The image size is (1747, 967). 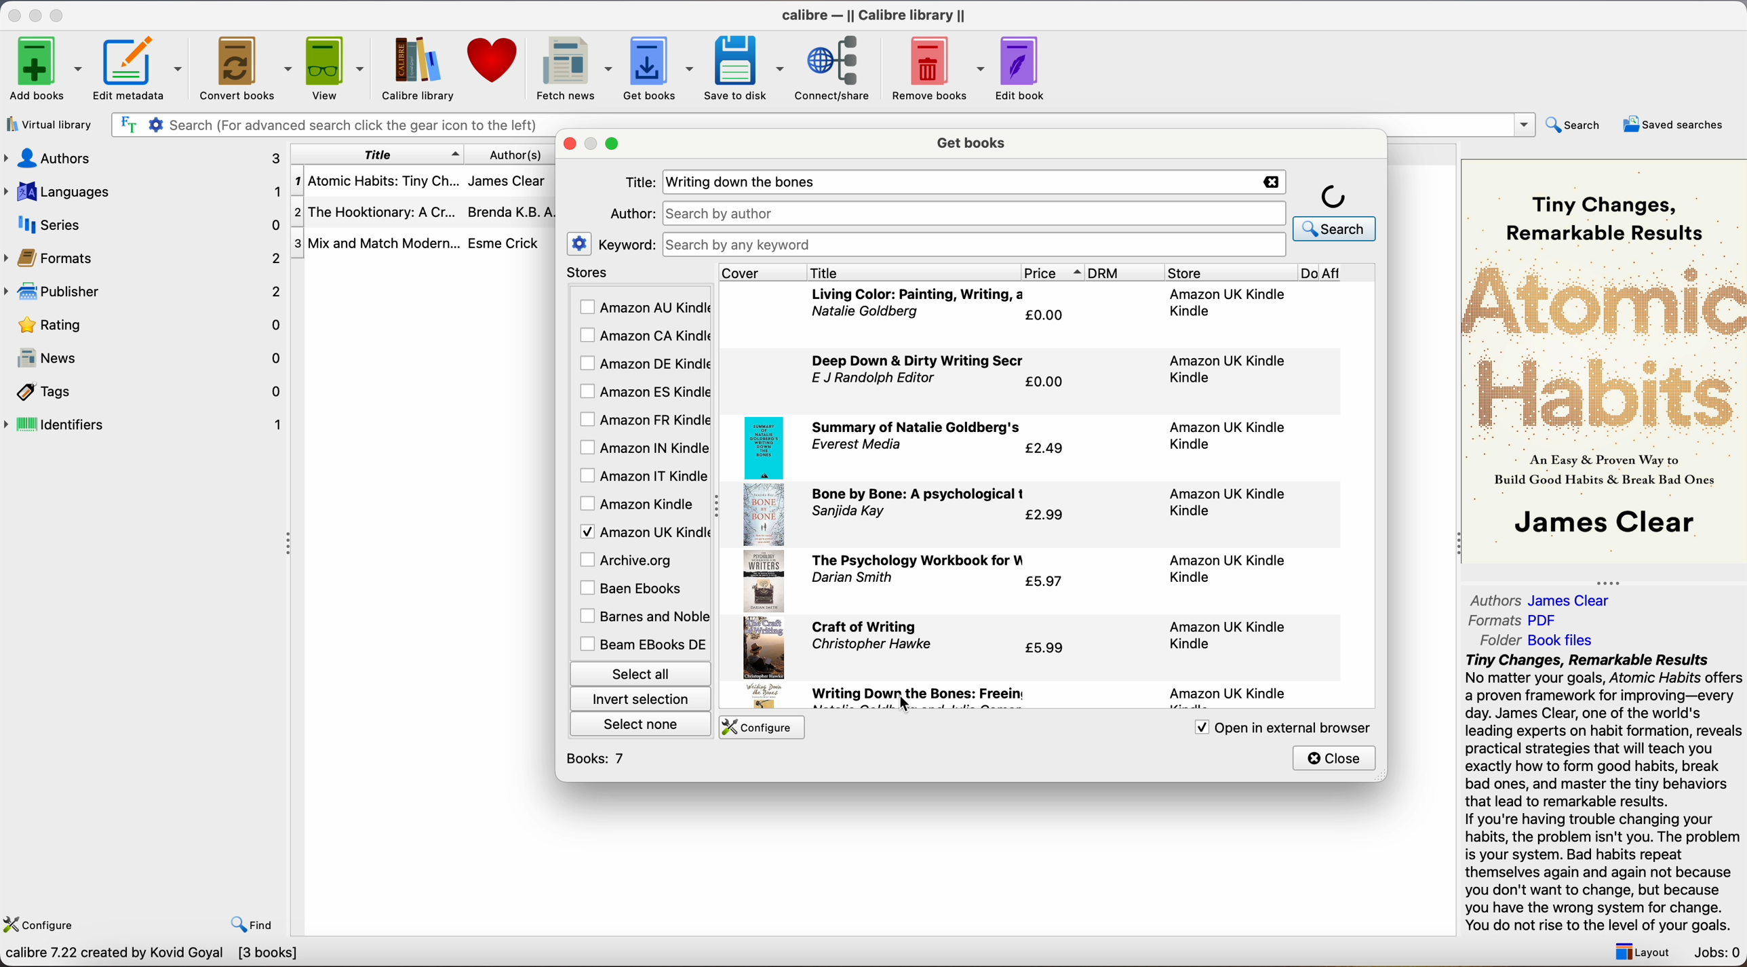 What do you see at coordinates (506, 179) in the screenshot?
I see `James Clear` at bounding box center [506, 179].